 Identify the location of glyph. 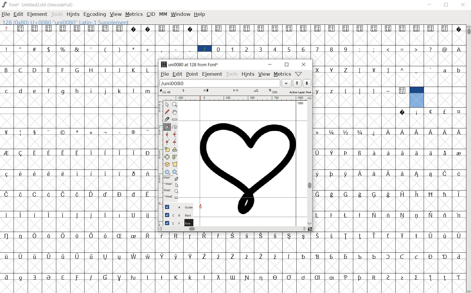
(35, 133).